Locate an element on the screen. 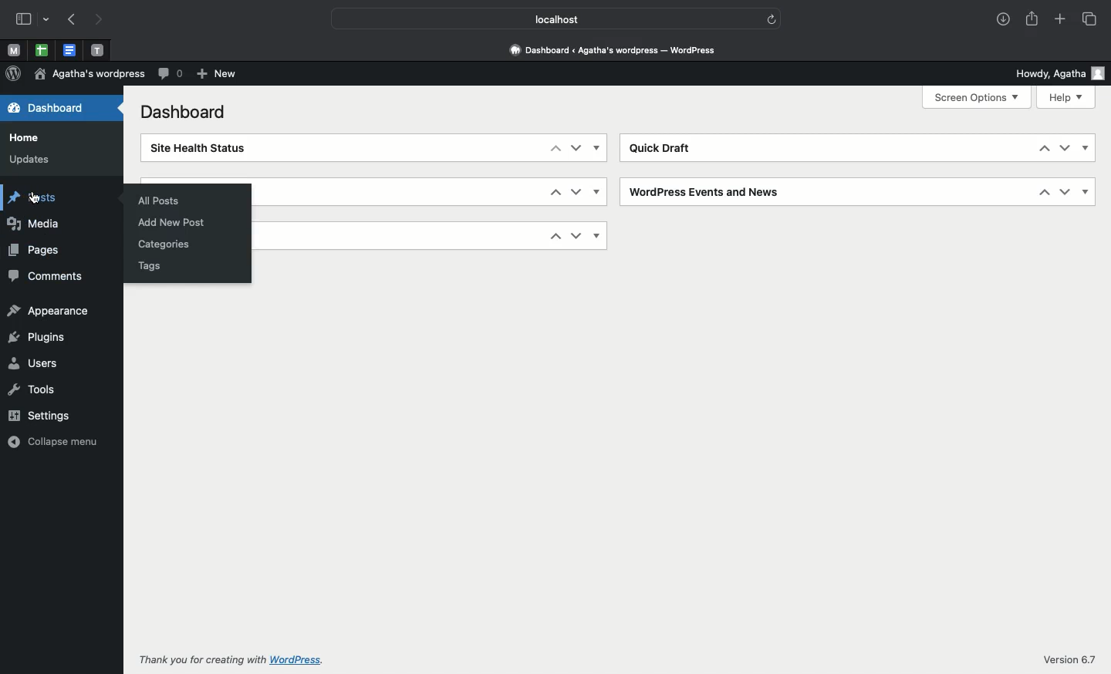  cursor is located at coordinates (34, 197).